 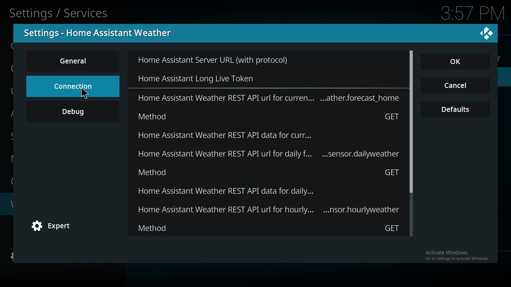 I want to click on method, so click(x=270, y=116).